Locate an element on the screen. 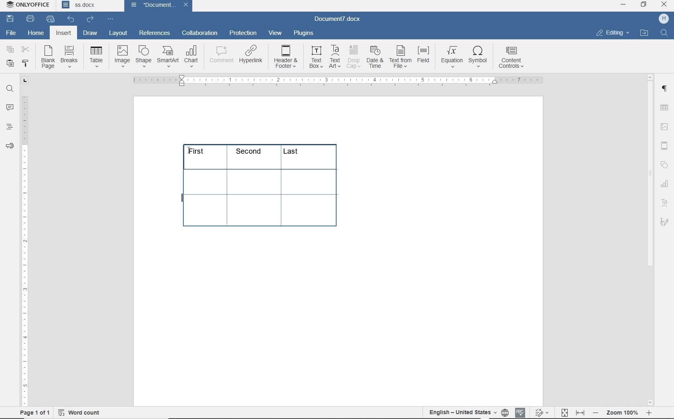 The width and height of the screenshot is (674, 419). view is located at coordinates (276, 33).